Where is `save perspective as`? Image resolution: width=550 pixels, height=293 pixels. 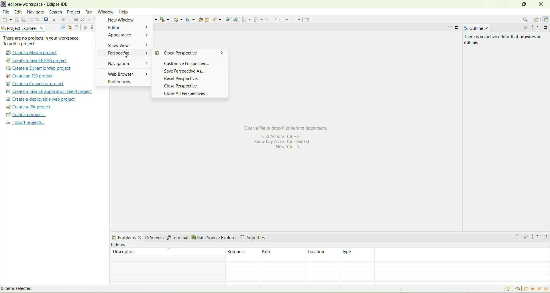 save perspective as is located at coordinates (184, 71).